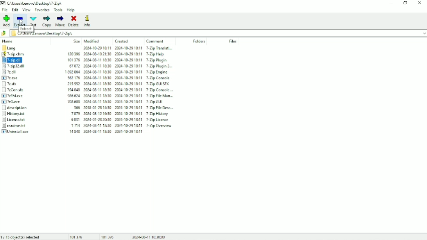  Describe the element at coordinates (6, 21) in the screenshot. I see `Add` at that location.